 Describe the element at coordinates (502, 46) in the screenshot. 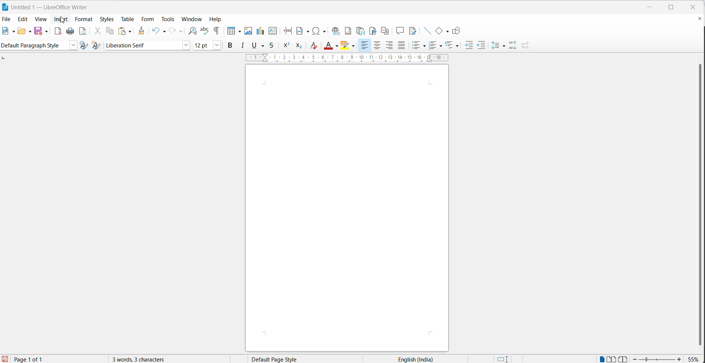

I see `line spacing options` at that location.